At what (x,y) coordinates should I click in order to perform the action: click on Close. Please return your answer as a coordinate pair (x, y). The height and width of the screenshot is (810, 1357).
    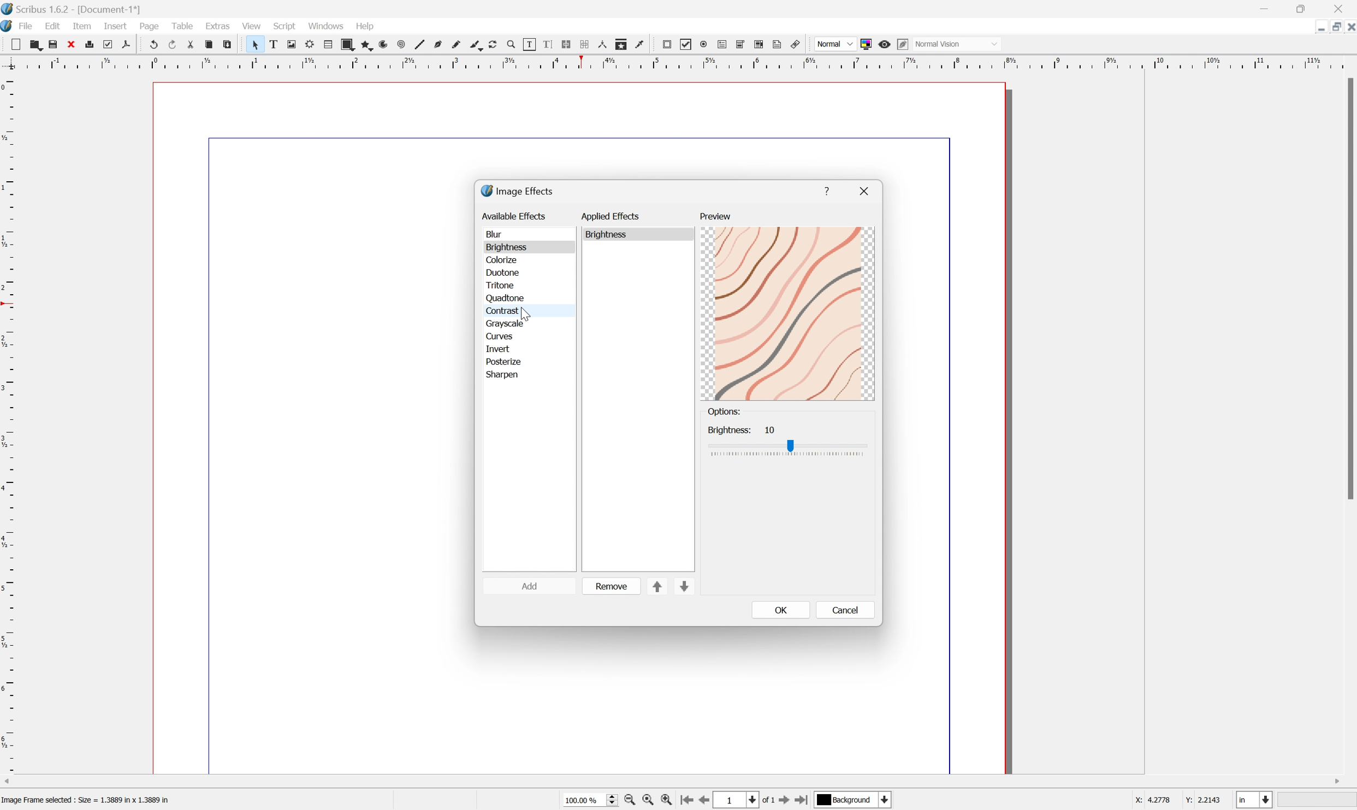
    Looking at the image, I should click on (1348, 28).